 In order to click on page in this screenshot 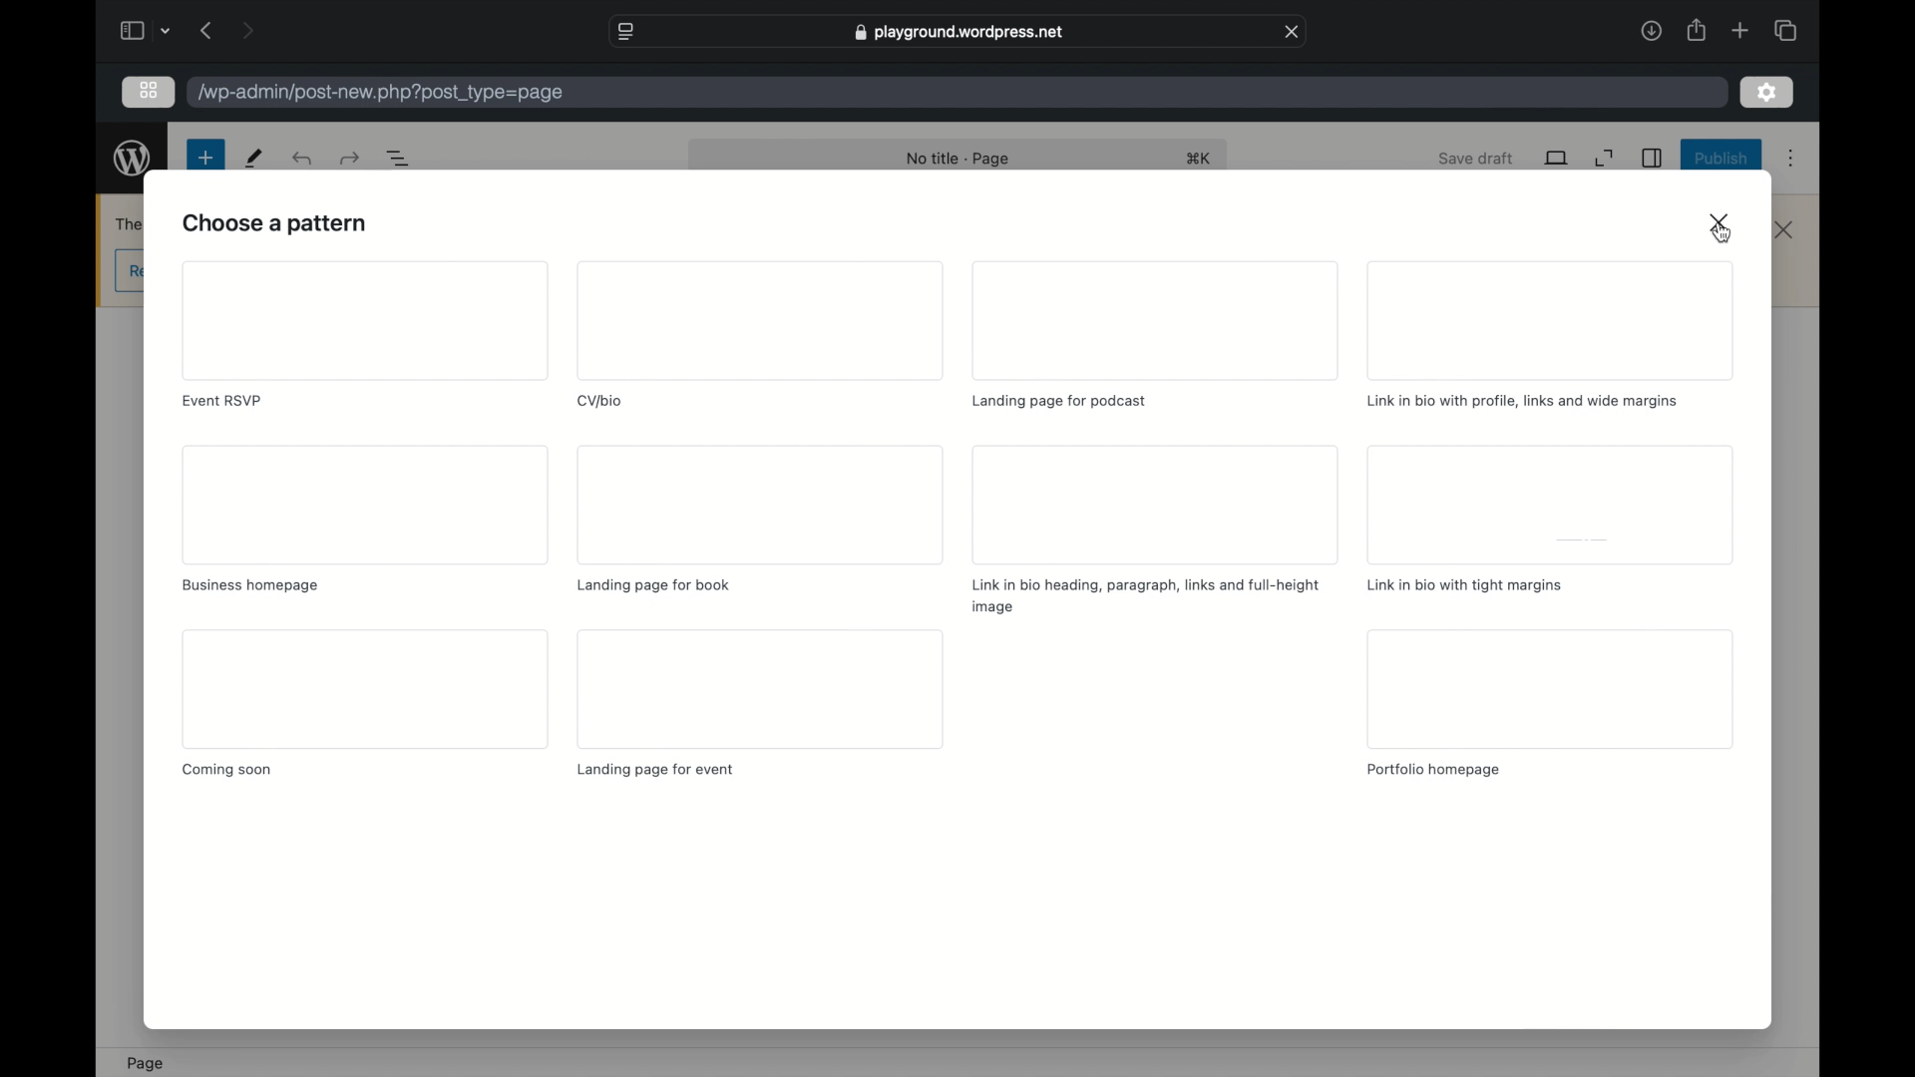, I will do `click(146, 1064)`.